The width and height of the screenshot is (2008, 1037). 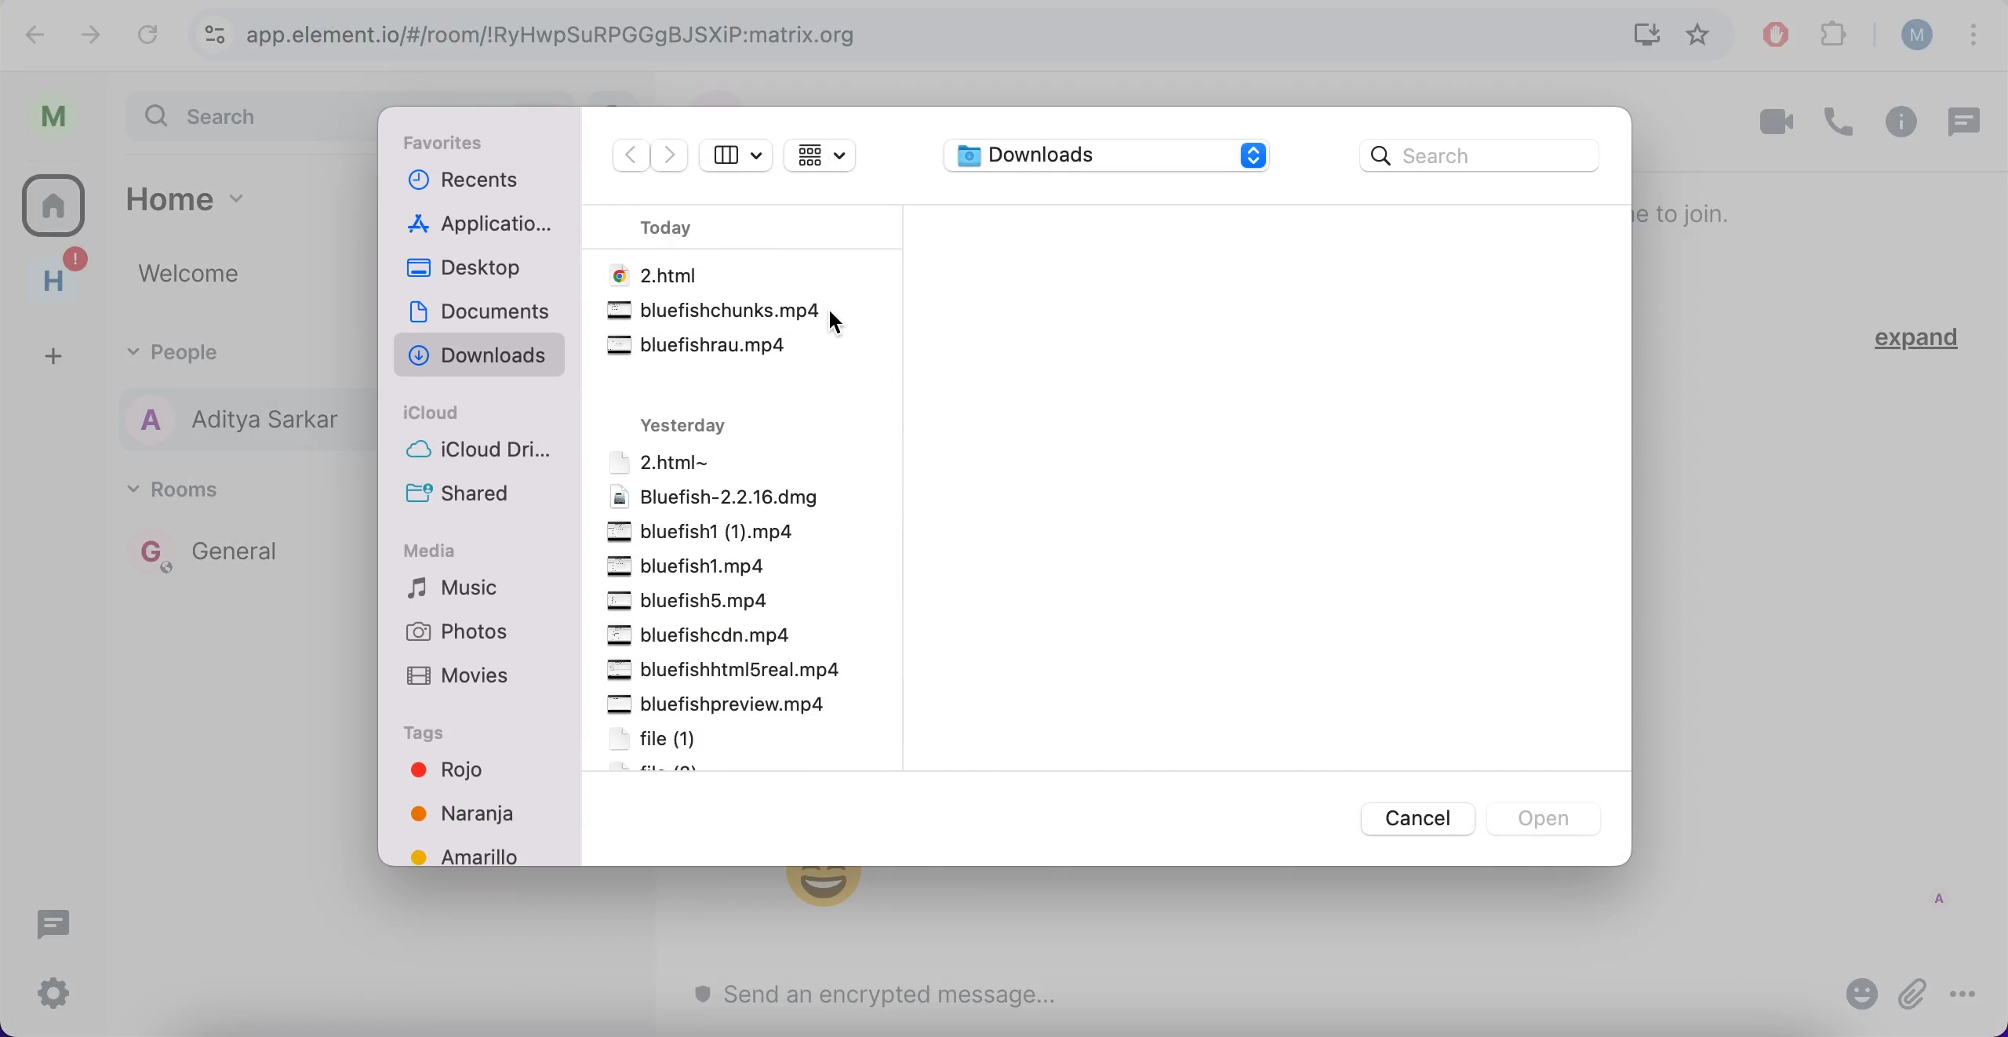 I want to click on bluefishrau.mp4, so click(x=691, y=347).